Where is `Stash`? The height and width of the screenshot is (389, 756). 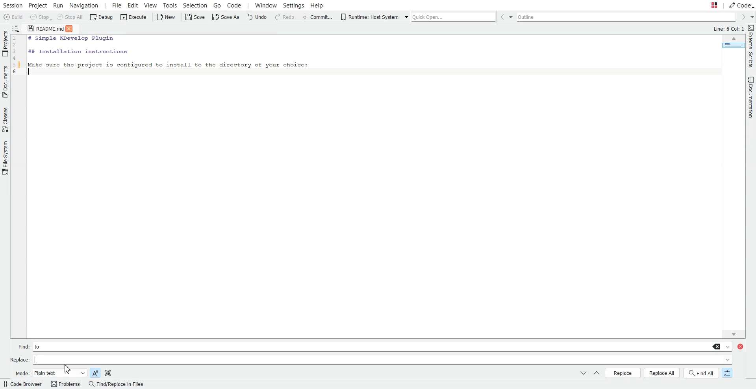
Stash is located at coordinates (706, 6).